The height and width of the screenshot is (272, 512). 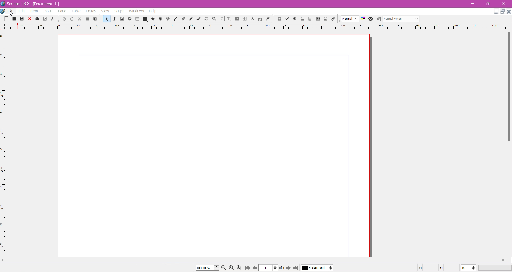 What do you see at coordinates (79, 19) in the screenshot?
I see `cut` at bounding box center [79, 19].